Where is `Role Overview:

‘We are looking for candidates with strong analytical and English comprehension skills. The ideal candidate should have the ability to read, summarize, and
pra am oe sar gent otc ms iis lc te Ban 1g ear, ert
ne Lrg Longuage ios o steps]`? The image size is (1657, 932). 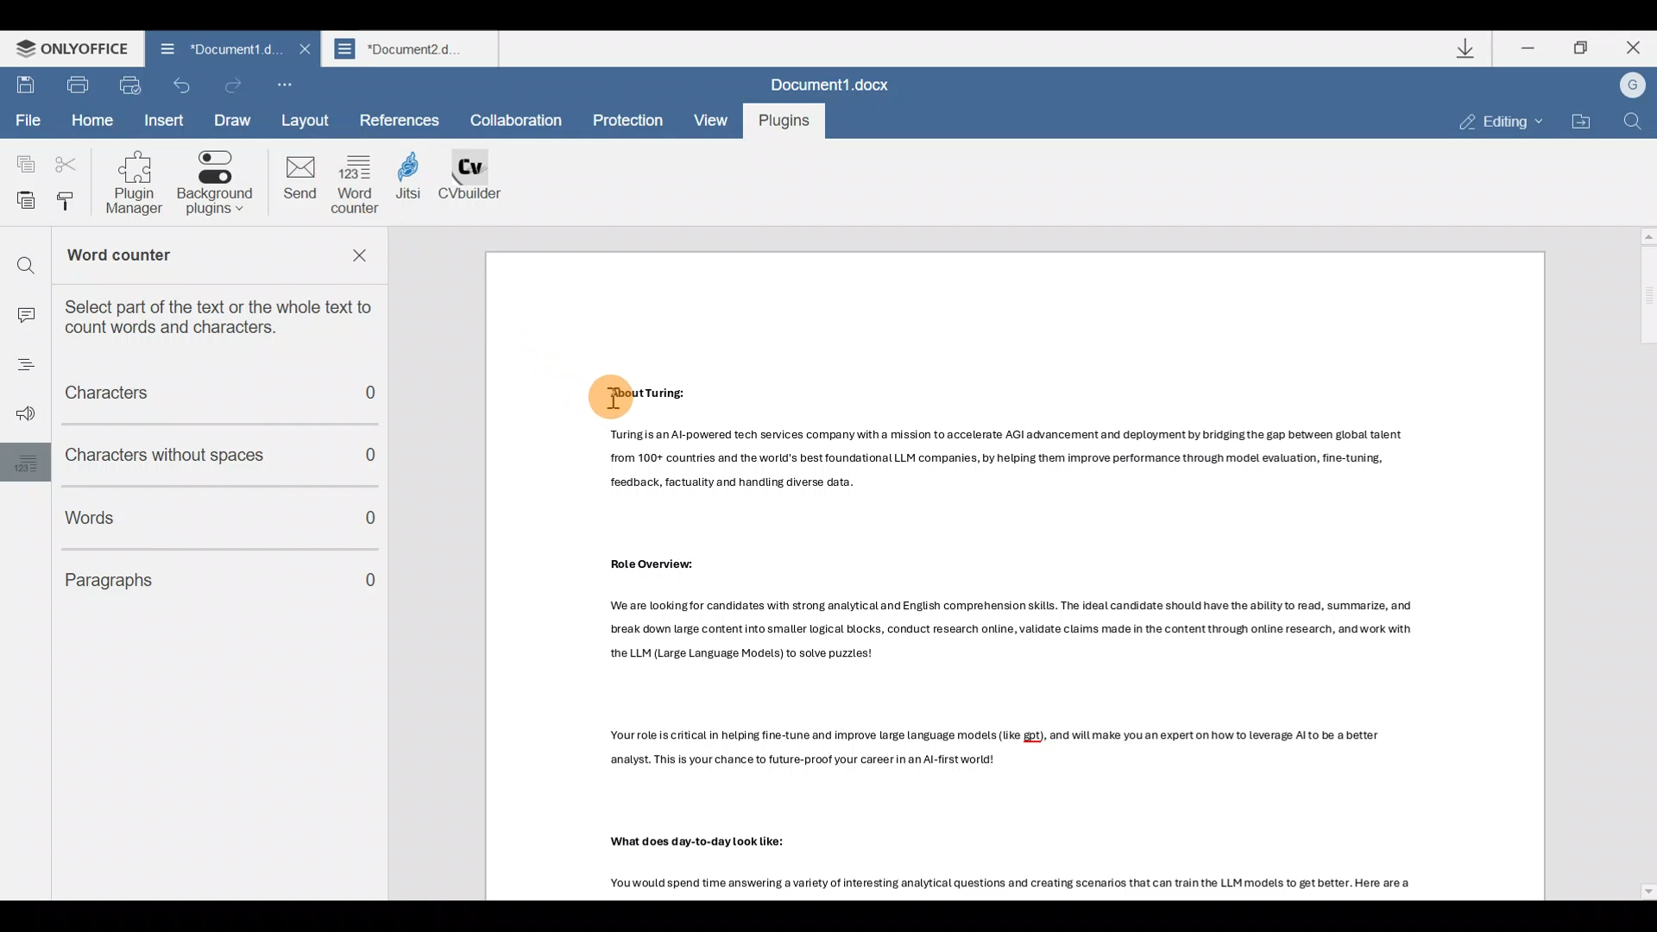
Role Overview:

‘We are looking for candidates with strong analytical and English comprehension skills. The ideal candidate should have the ability to read, summarize, and
pra am oe sar gent otc ms iis lc te Ban 1g ear, ert
ne Lrg Longuage ios o steps] is located at coordinates (1030, 615).